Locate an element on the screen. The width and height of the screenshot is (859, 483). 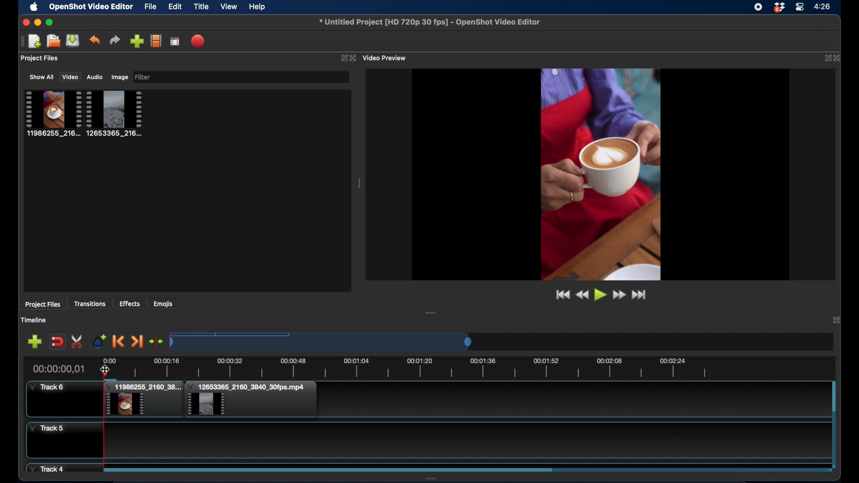
openshot video editor is located at coordinates (91, 7).